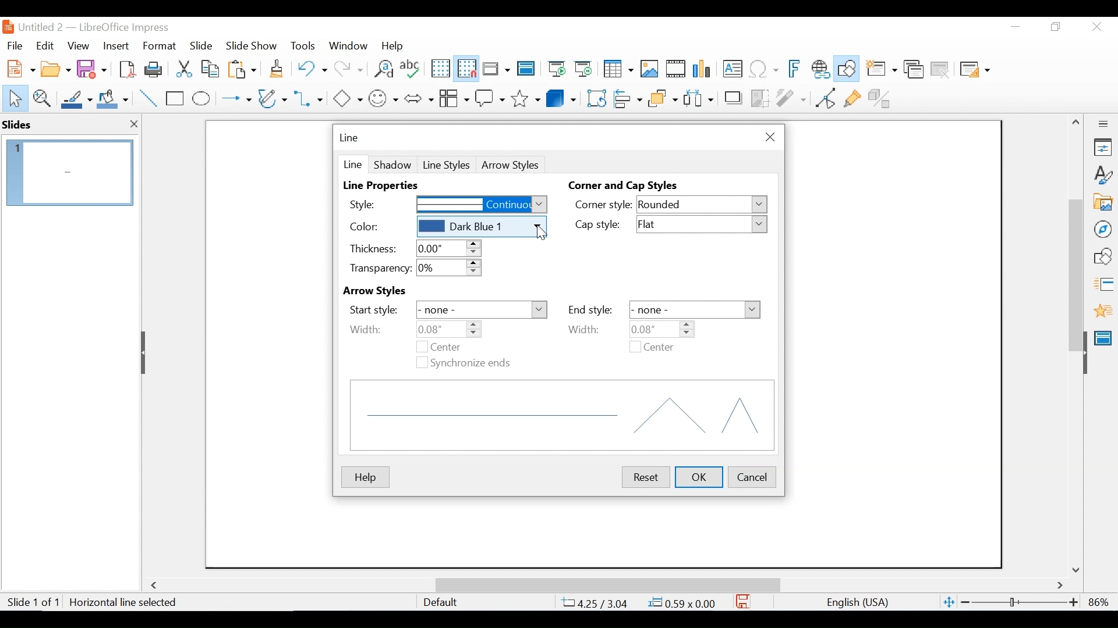 The image size is (1118, 628). What do you see at coordinates (420, 362) in the screenshot?
I see `checkbox` at bounding box center [420, 362].